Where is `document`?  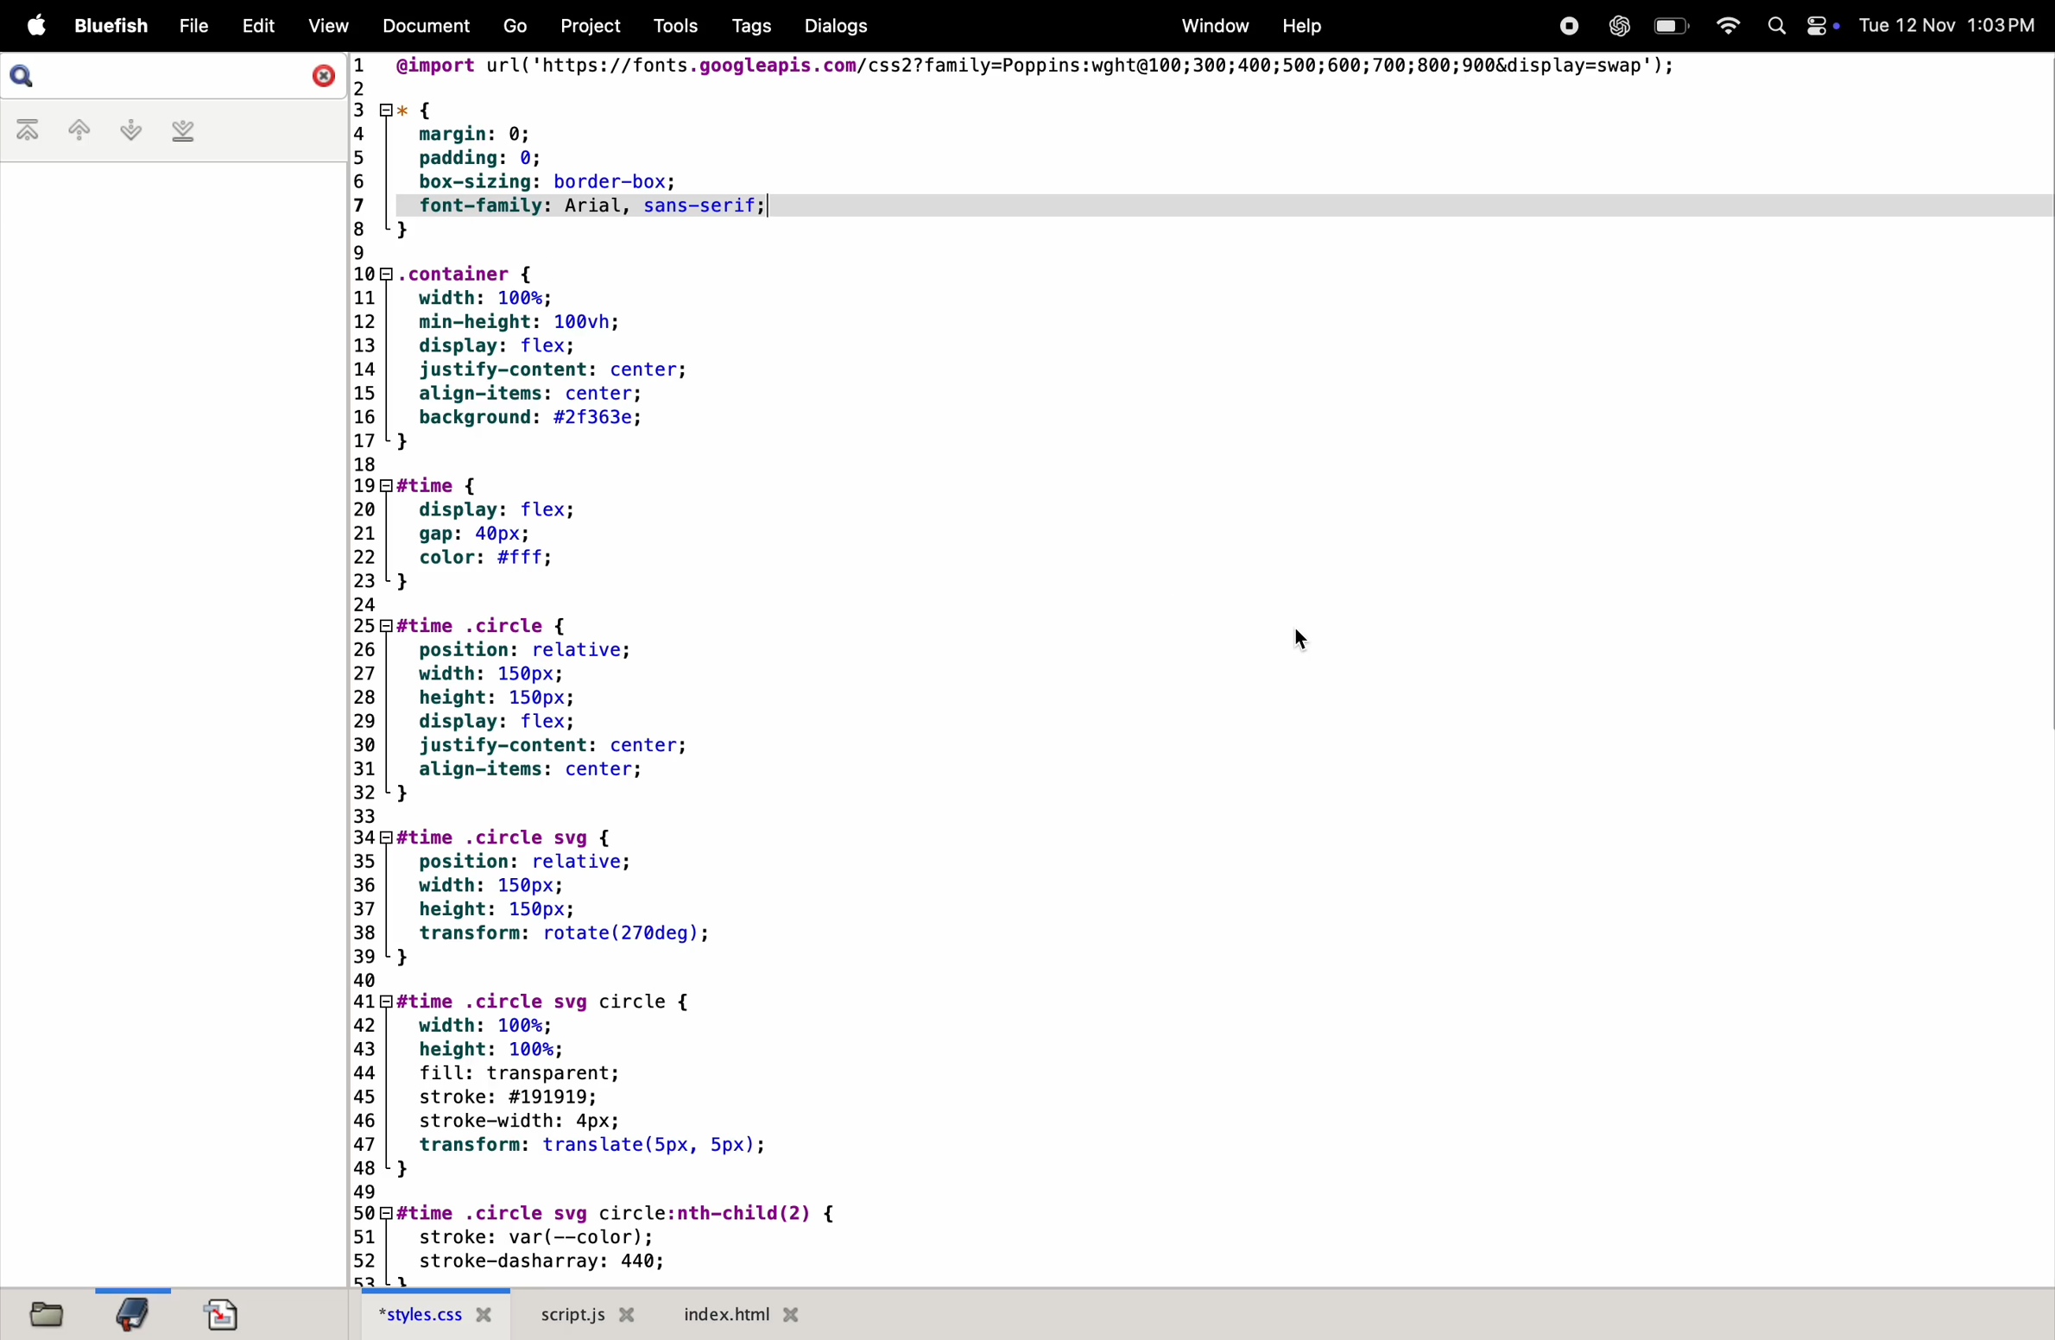
document is located at coordinates (418, 26).